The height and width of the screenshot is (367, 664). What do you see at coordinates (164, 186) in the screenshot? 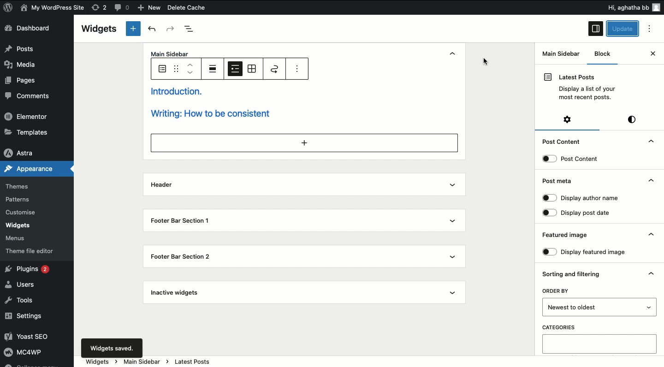
I see `Header` at bounding box center [164, 186].